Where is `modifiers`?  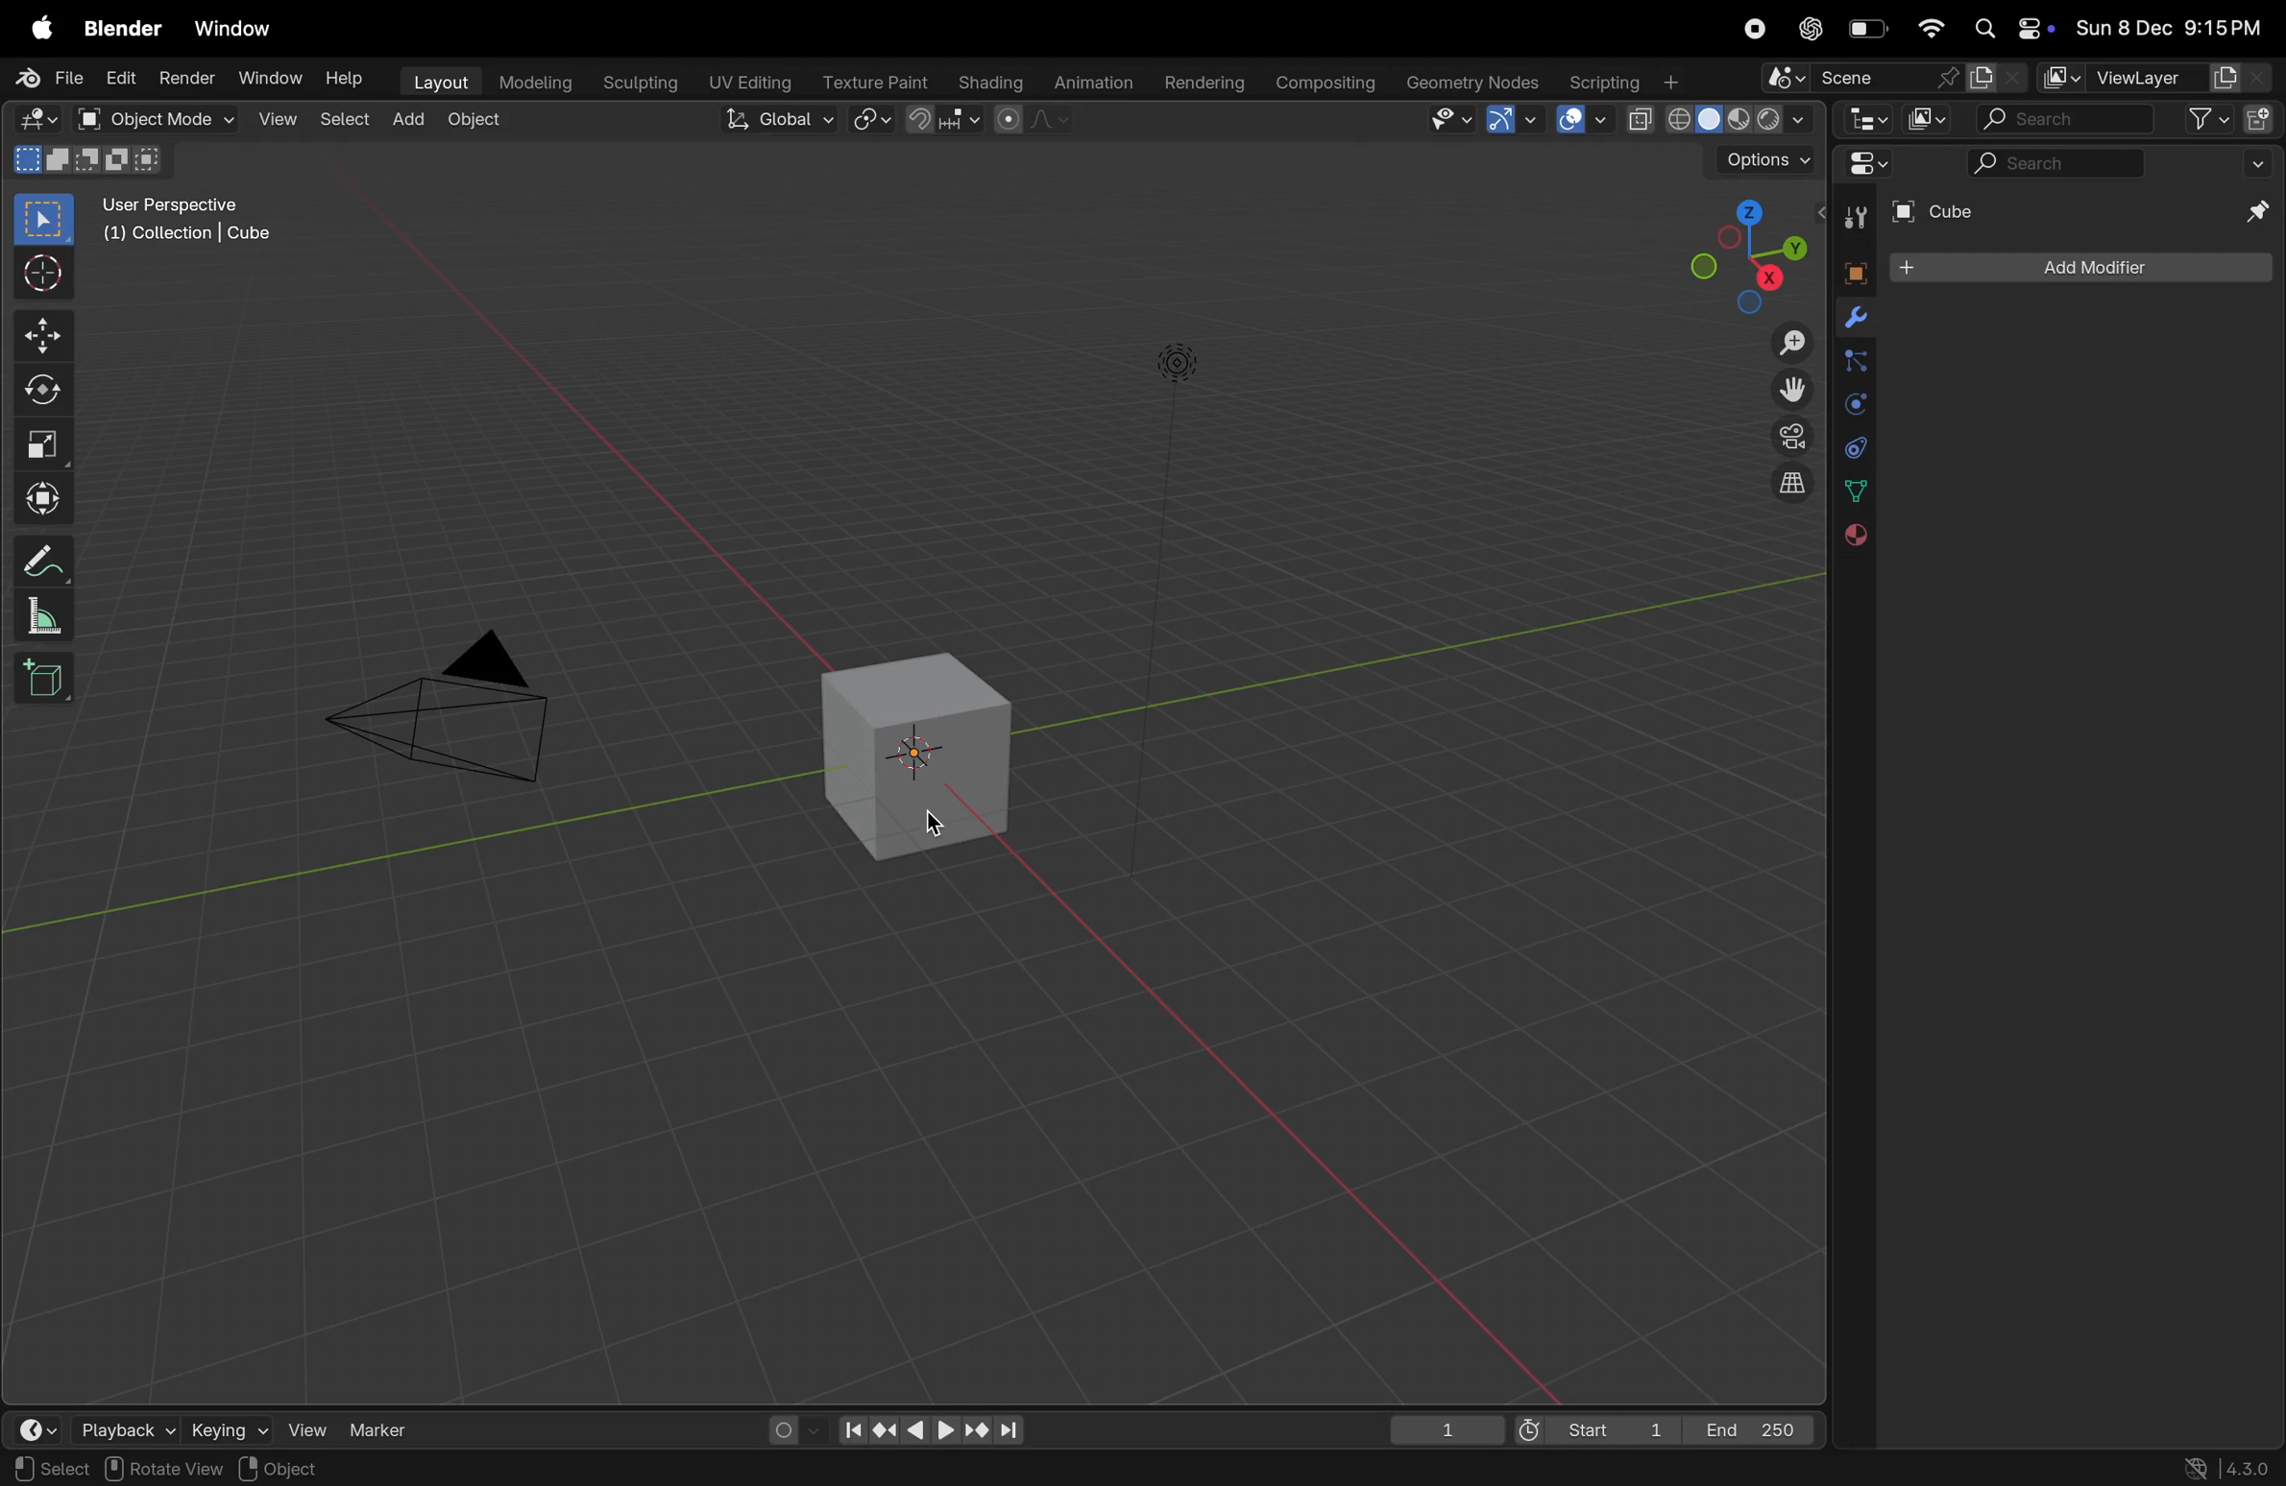 modifiers is located at coordinates (1855, 320).